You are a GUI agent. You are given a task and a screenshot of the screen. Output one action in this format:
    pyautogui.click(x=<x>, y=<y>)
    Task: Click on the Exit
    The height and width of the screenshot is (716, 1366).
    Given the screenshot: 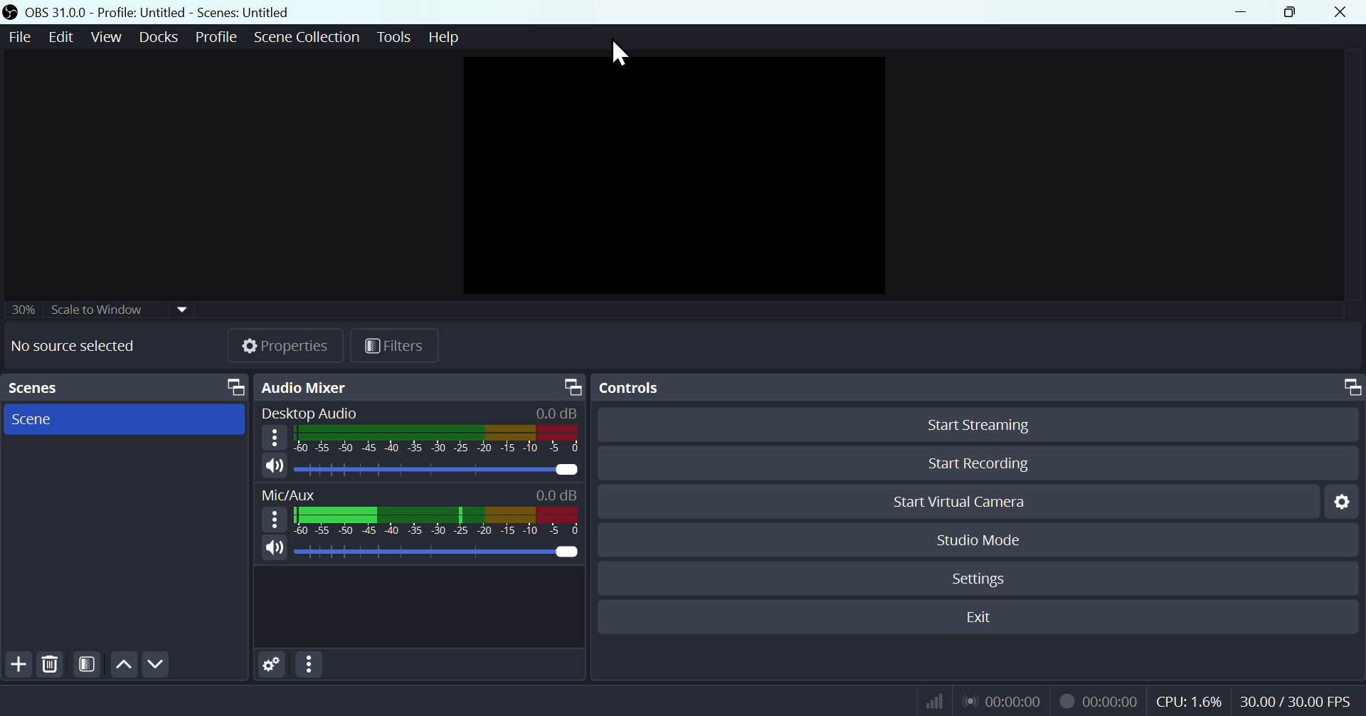 What is the action you would take?
    pyautogui.click(x=976, y=616)
    